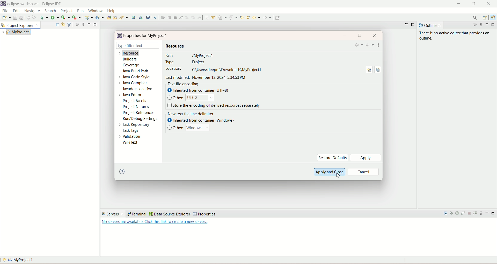  I want to click on back, so click(256, 18).